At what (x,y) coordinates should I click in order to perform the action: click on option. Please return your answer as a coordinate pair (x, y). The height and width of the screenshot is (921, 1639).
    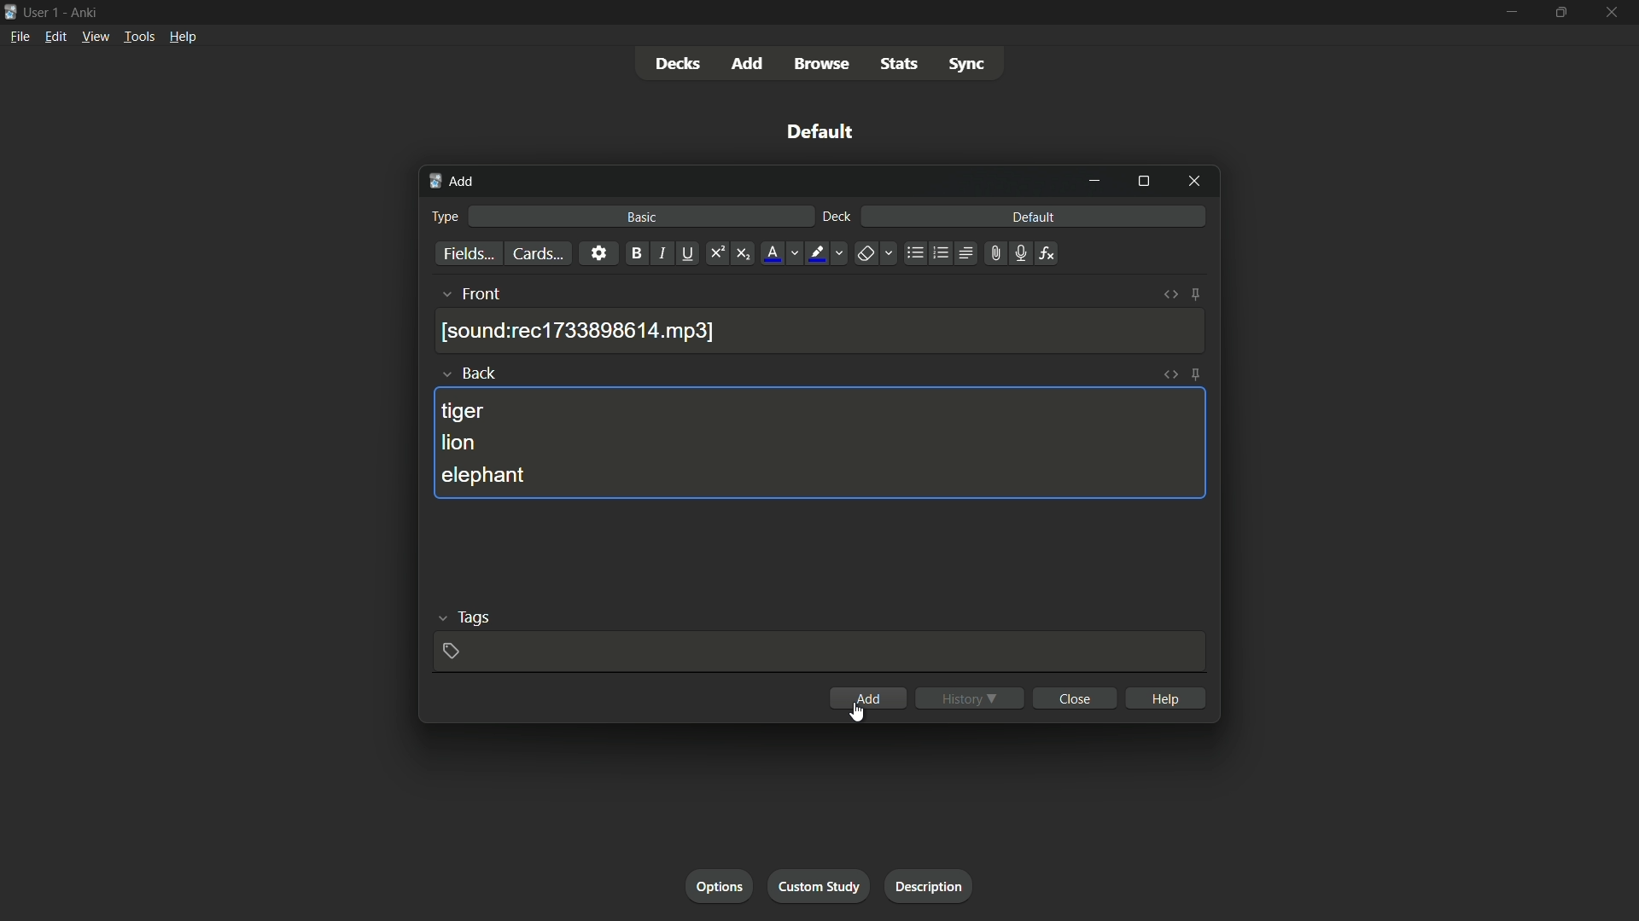
    Looking at the image, I should click on (719, 885).